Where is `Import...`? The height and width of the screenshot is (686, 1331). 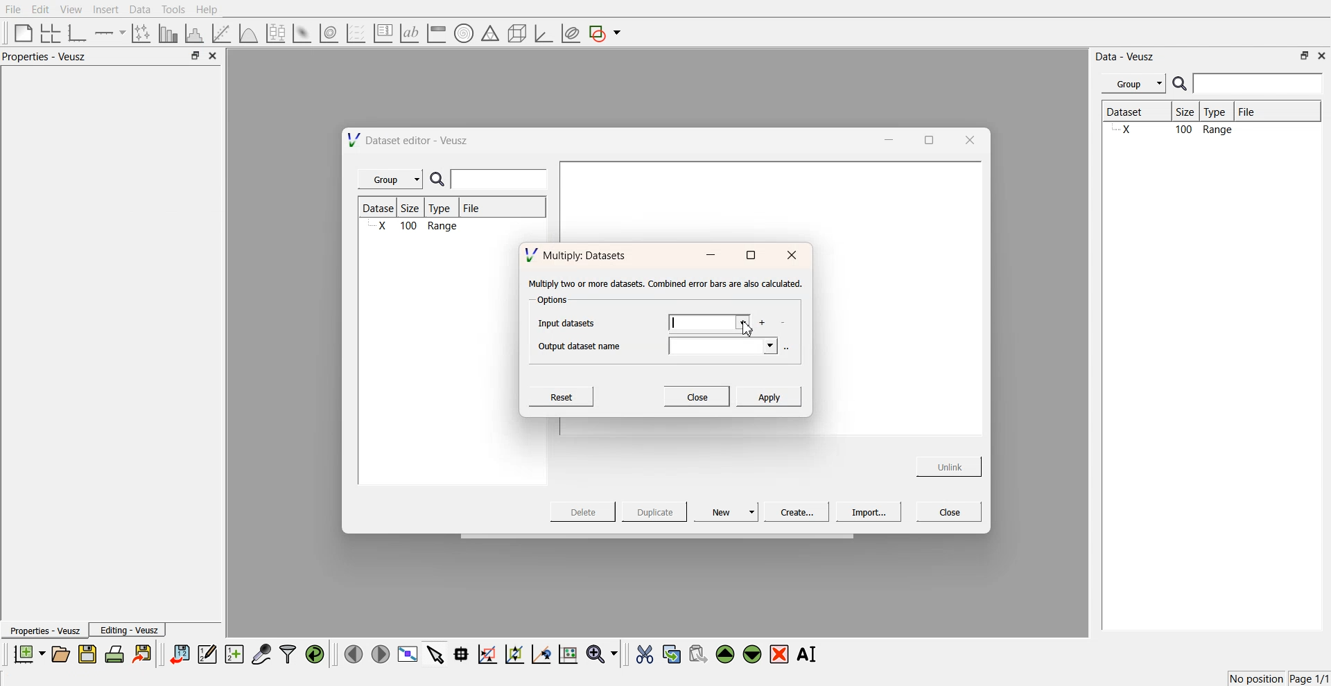
Import... is located at coordinates (869, 512).